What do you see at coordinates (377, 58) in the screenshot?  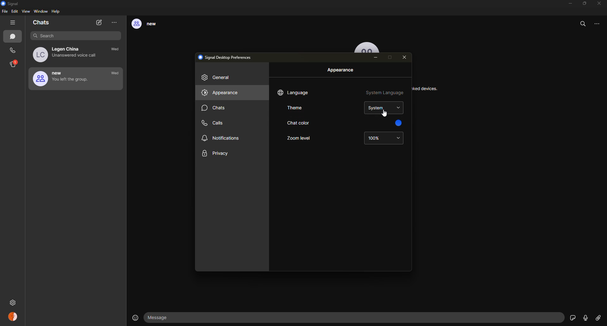 I see `minimize` at bounding box center [377, 58].